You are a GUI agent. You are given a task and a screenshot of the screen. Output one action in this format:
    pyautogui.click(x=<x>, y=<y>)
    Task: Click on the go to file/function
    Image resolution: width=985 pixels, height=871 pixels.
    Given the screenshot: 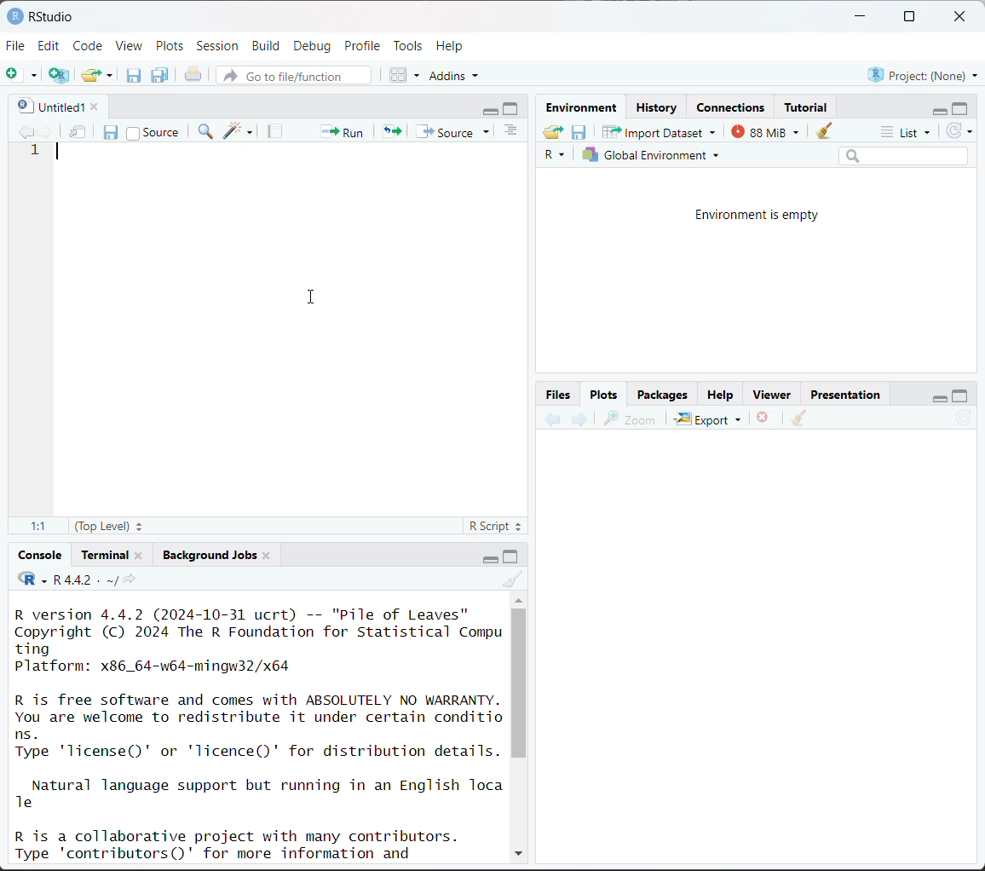 What is the action you would take?
    pyautogui.click(x=292, y=77)
    